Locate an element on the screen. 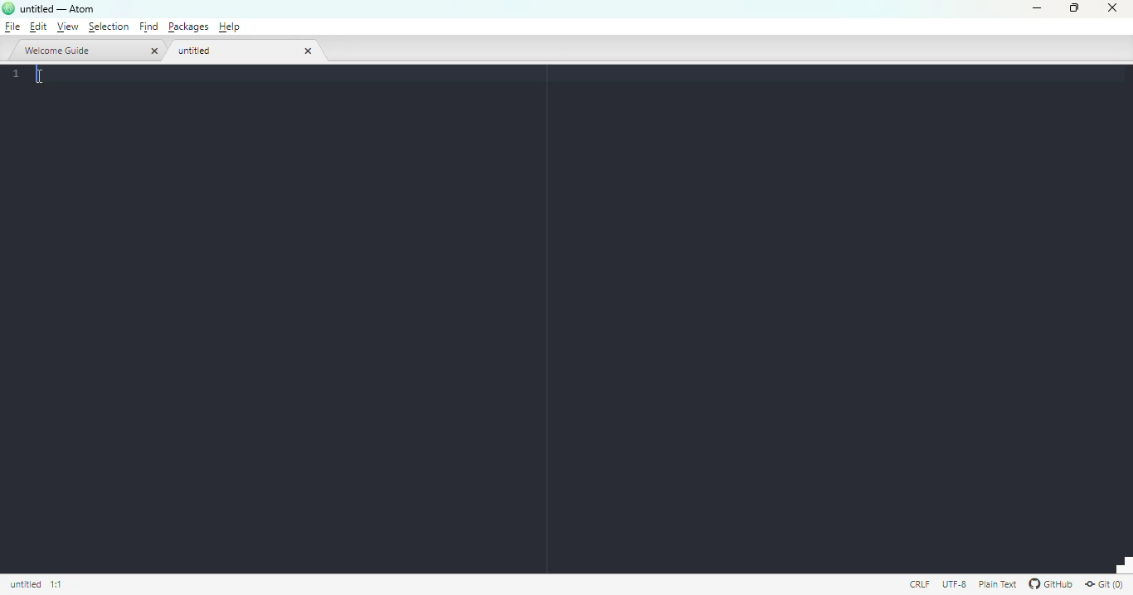 This screenshot has width=1133, height=595. help is located at coordinates (230, 27).